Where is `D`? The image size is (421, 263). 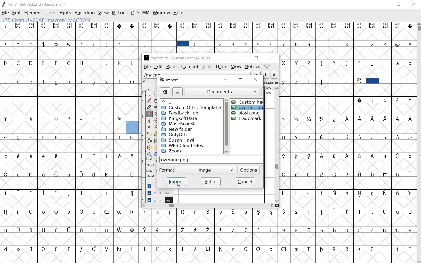 D is located at coordinates (31, 63).